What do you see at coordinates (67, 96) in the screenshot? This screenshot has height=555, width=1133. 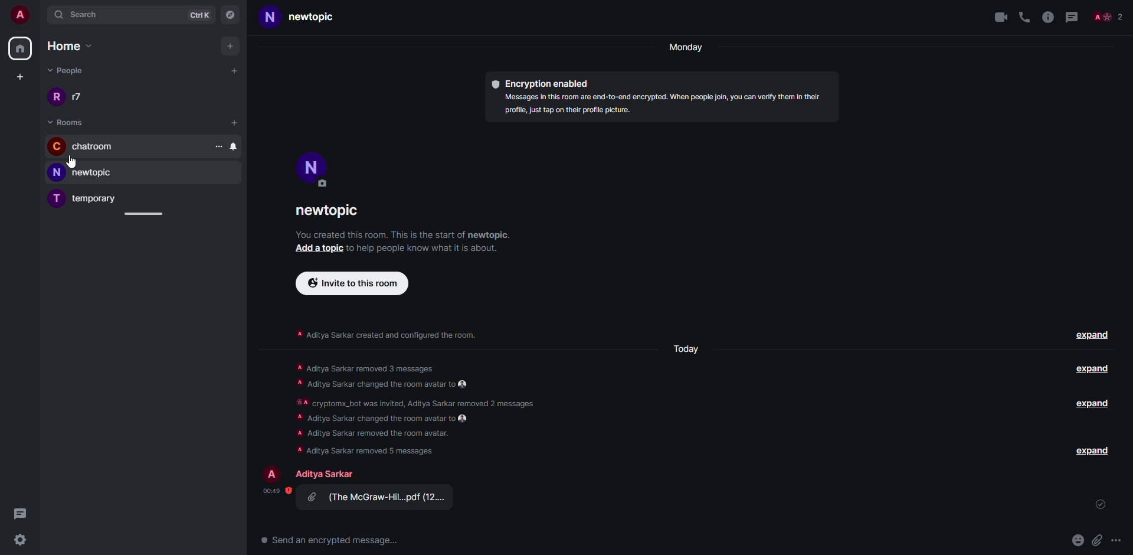 I see `r17` at bounding box center [67, 96].